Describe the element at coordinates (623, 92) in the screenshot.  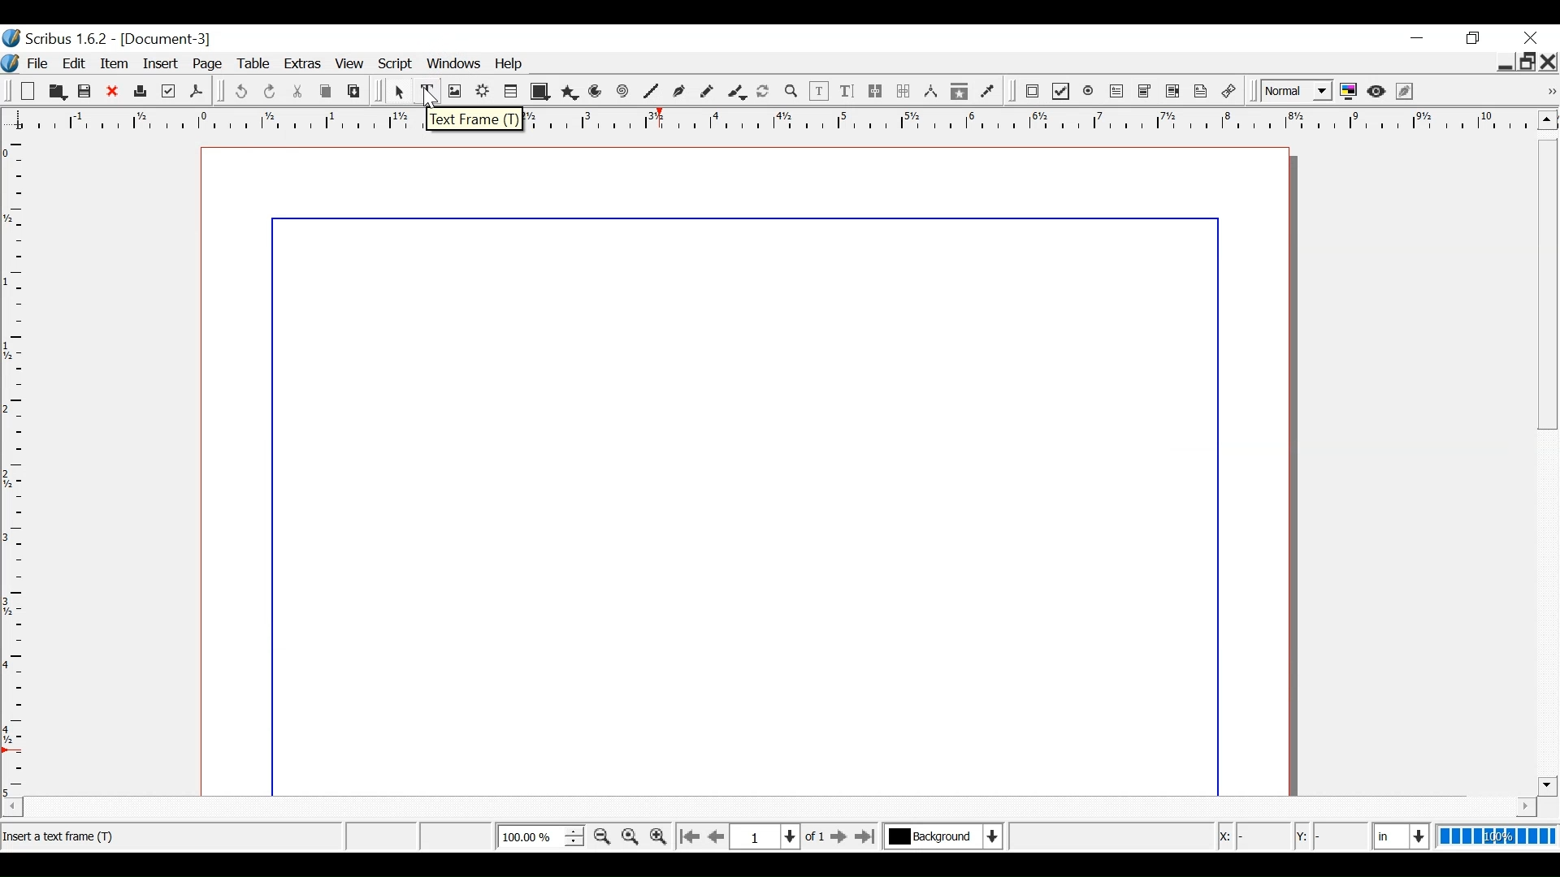
I see `Spiral` at that location.